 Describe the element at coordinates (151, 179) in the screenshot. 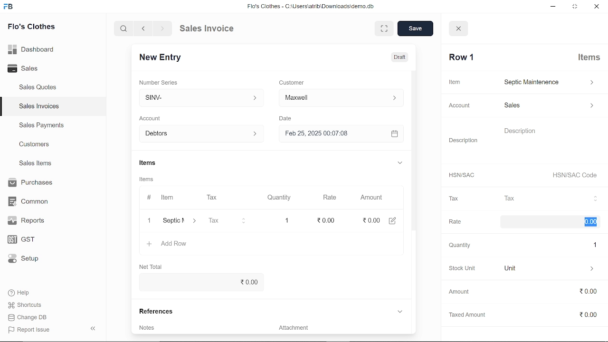

I see `Items` at that location.